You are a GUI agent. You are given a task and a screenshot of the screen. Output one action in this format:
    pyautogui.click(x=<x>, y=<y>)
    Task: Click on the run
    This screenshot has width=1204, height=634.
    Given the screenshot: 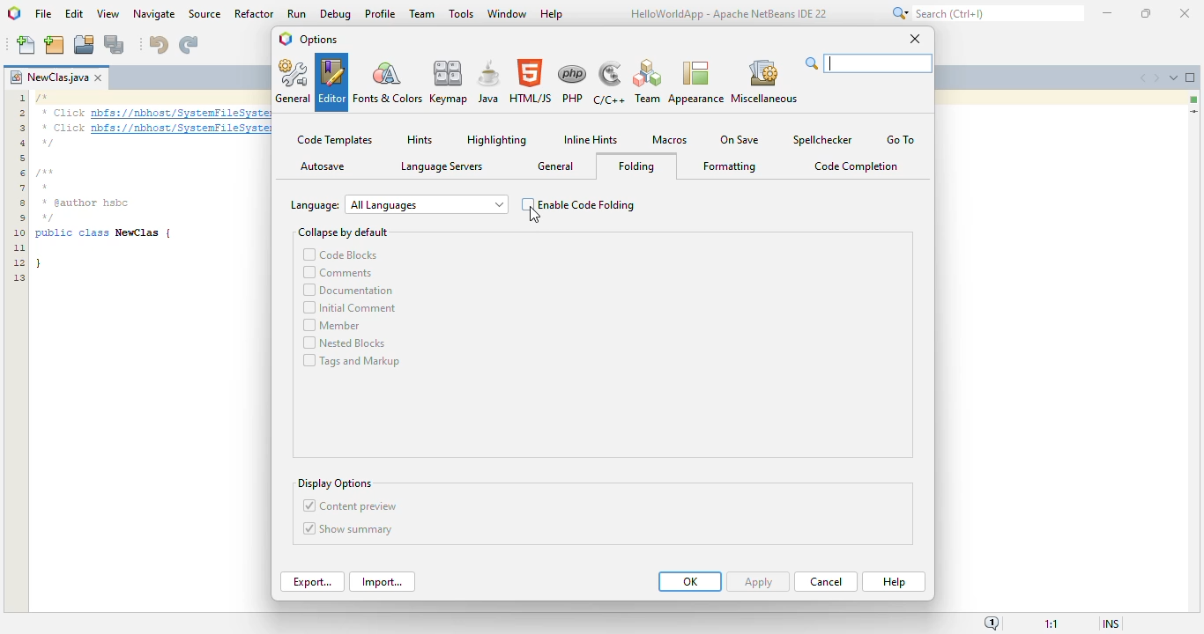 What is the action you would take?
    pyautogui.click(x=296, y=13)
    